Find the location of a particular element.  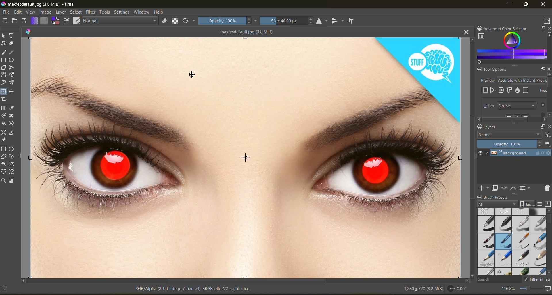

tool is located at coordinates (12, 75).